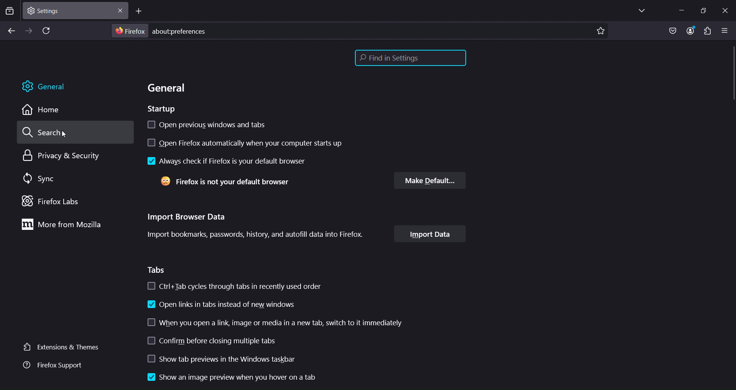 This screenshot has width=736, height=390. What do you see at coordinates (10, 12) in the screenshot?
I see `search tab` at bounding box center [10, 12].